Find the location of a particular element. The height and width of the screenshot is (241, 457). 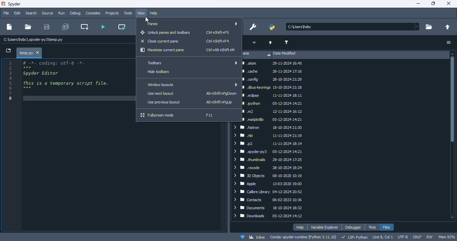

UTF-8 is located at coordinates (402, 237).